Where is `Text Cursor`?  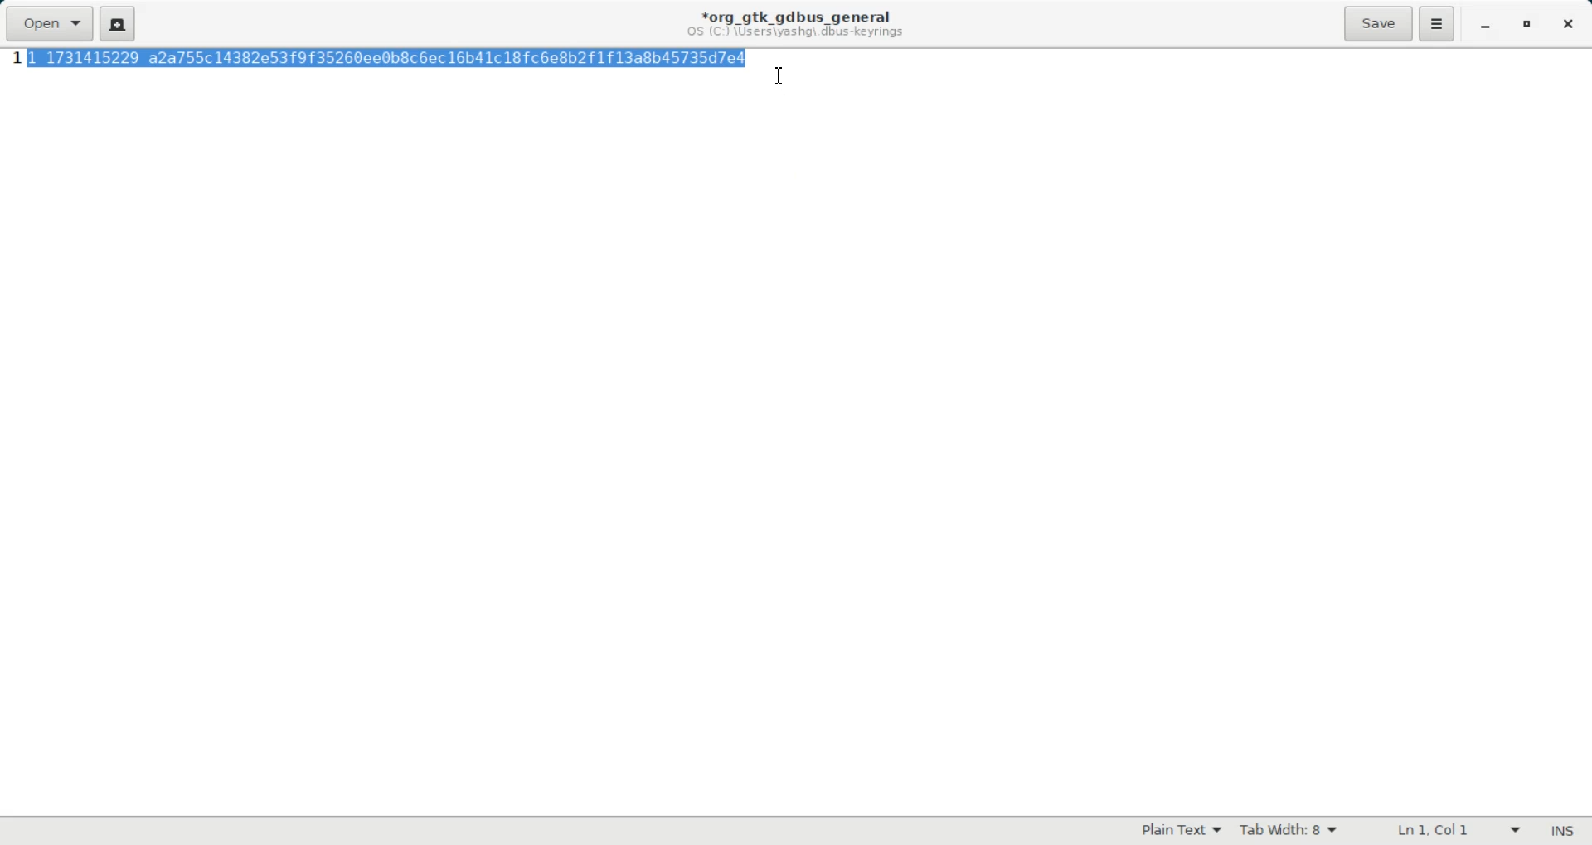
Text Cursor is located at coordinates (780, 76).